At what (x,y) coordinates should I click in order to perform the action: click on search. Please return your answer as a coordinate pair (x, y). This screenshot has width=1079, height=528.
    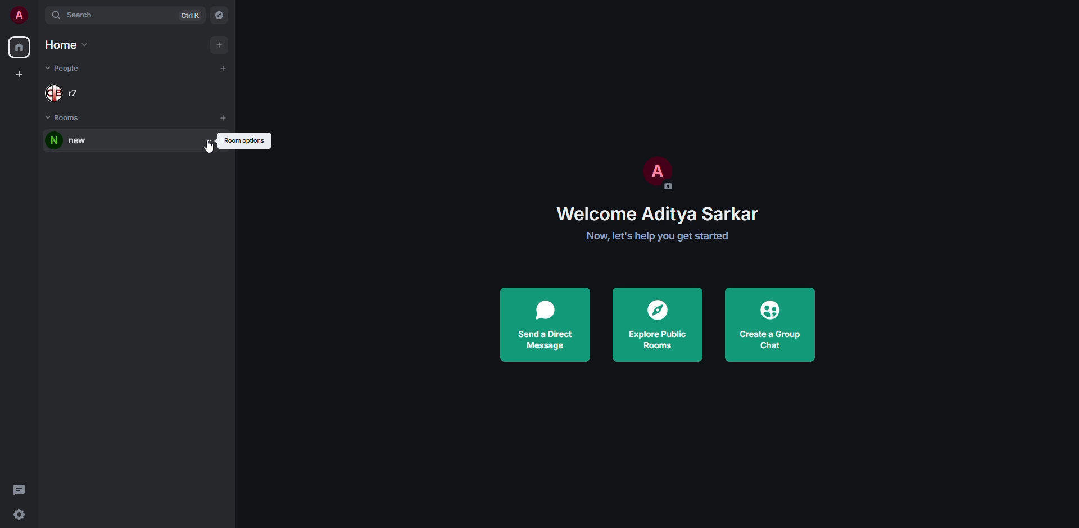
    Looking at the image, I should click on (76, 15).